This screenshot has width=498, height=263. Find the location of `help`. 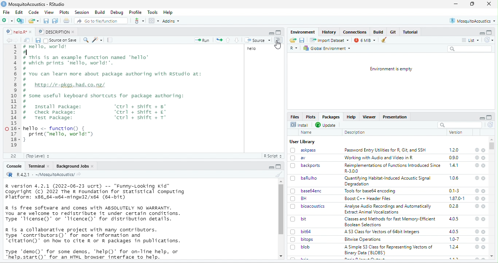

help is located at coordinates (477, 232).